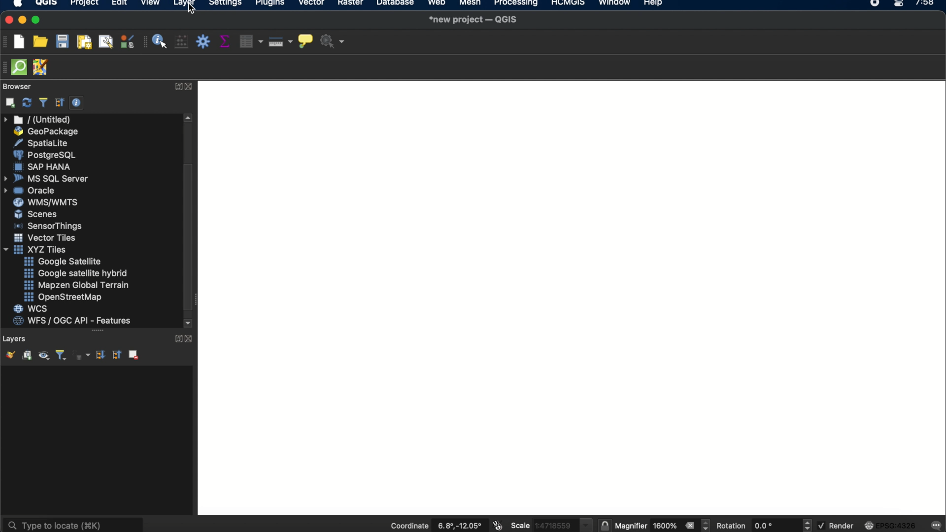  I want to click on show layout, so click(106, 41).